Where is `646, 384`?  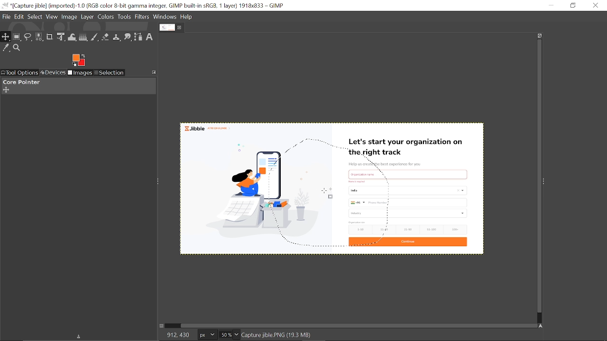
646, 384 is located at coordinates (178, 334).